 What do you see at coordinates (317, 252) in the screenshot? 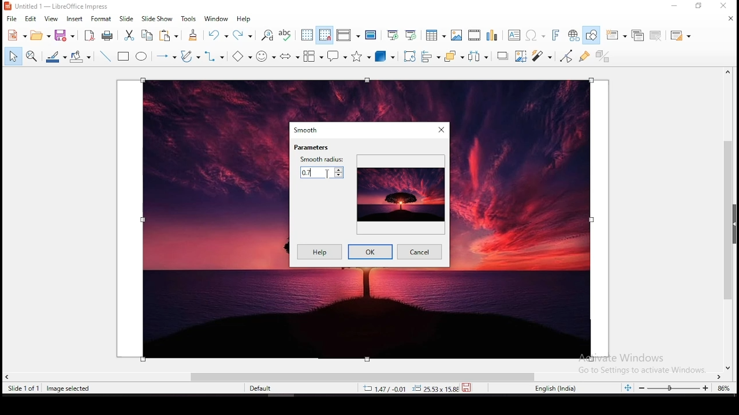
I see `help` at bounding box center [317, 252].